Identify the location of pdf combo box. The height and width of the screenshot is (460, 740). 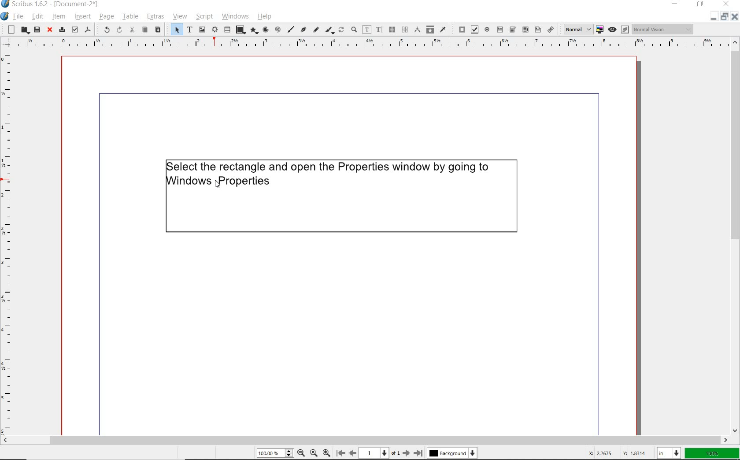
(513, 29).